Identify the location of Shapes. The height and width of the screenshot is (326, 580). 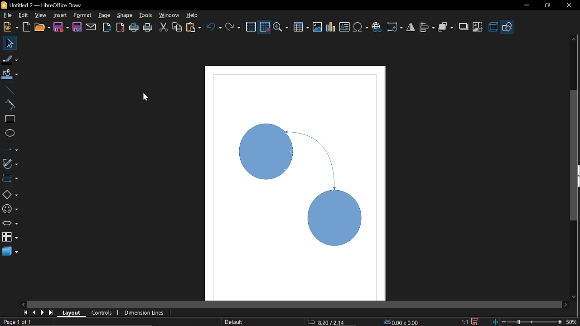
(508, 26).